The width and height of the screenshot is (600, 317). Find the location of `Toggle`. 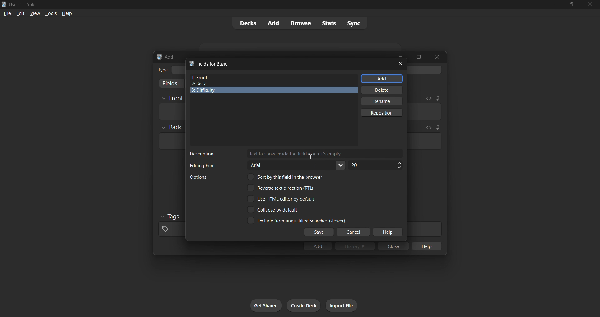

Toggle is located at coordinates (287, 177).